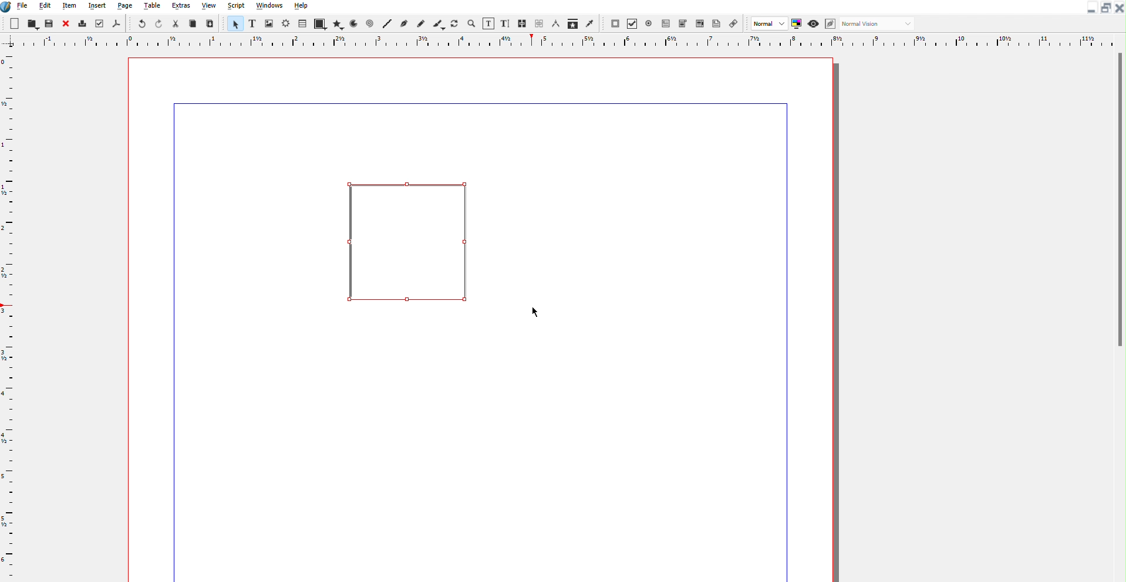  What do you see at coordinates (50, 25) in the screenshot?
I see `Save` at bounding box center [50, 25].